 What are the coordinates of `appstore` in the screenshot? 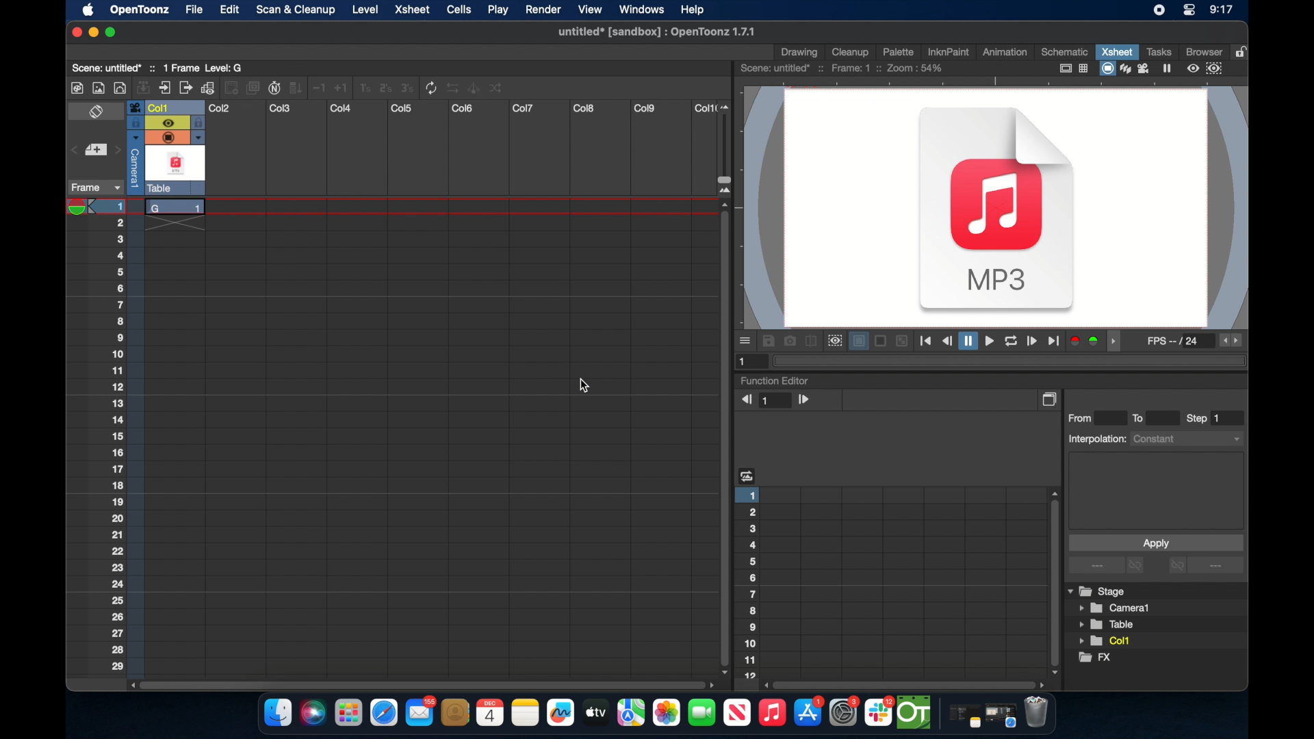 It's located at (809, 713).